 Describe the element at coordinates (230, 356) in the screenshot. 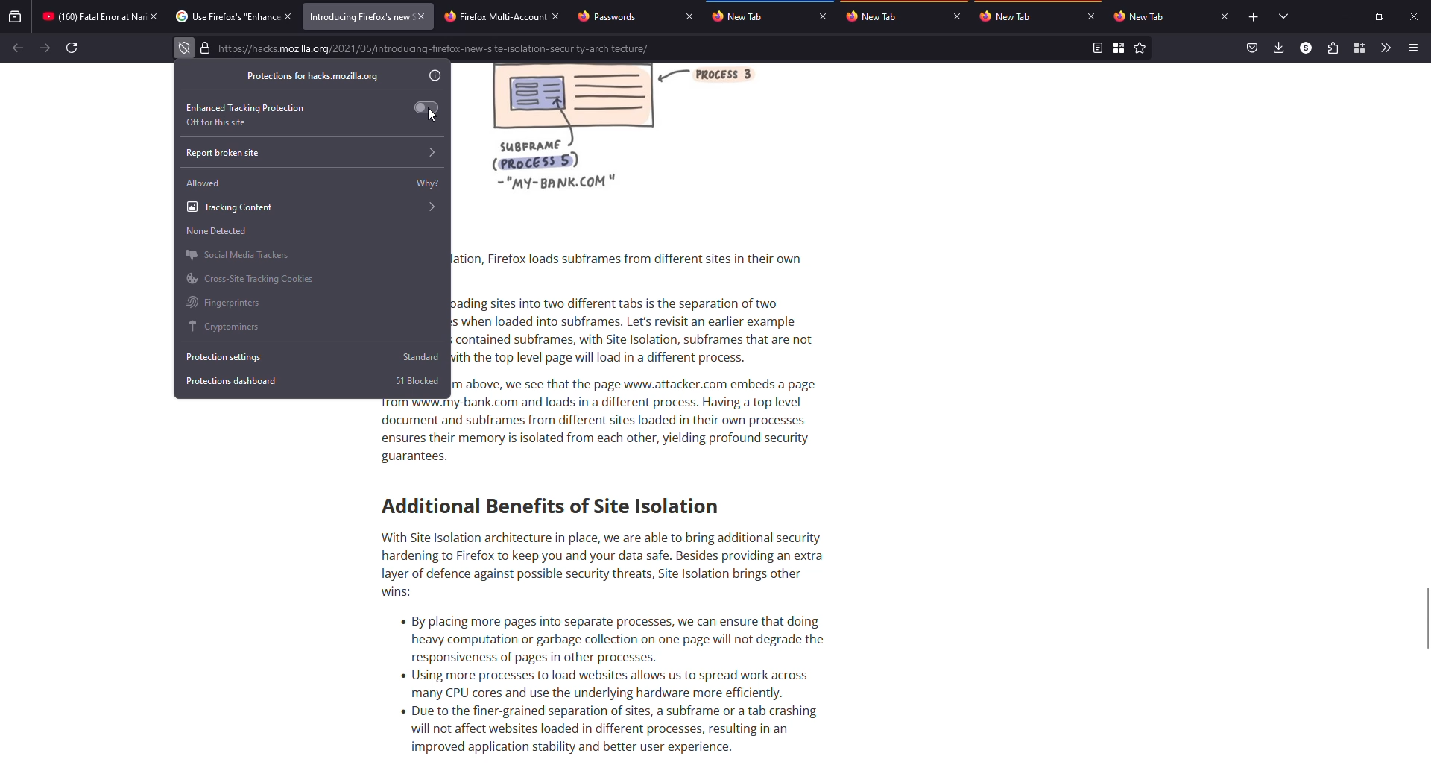

I see `protection settings` at that location.